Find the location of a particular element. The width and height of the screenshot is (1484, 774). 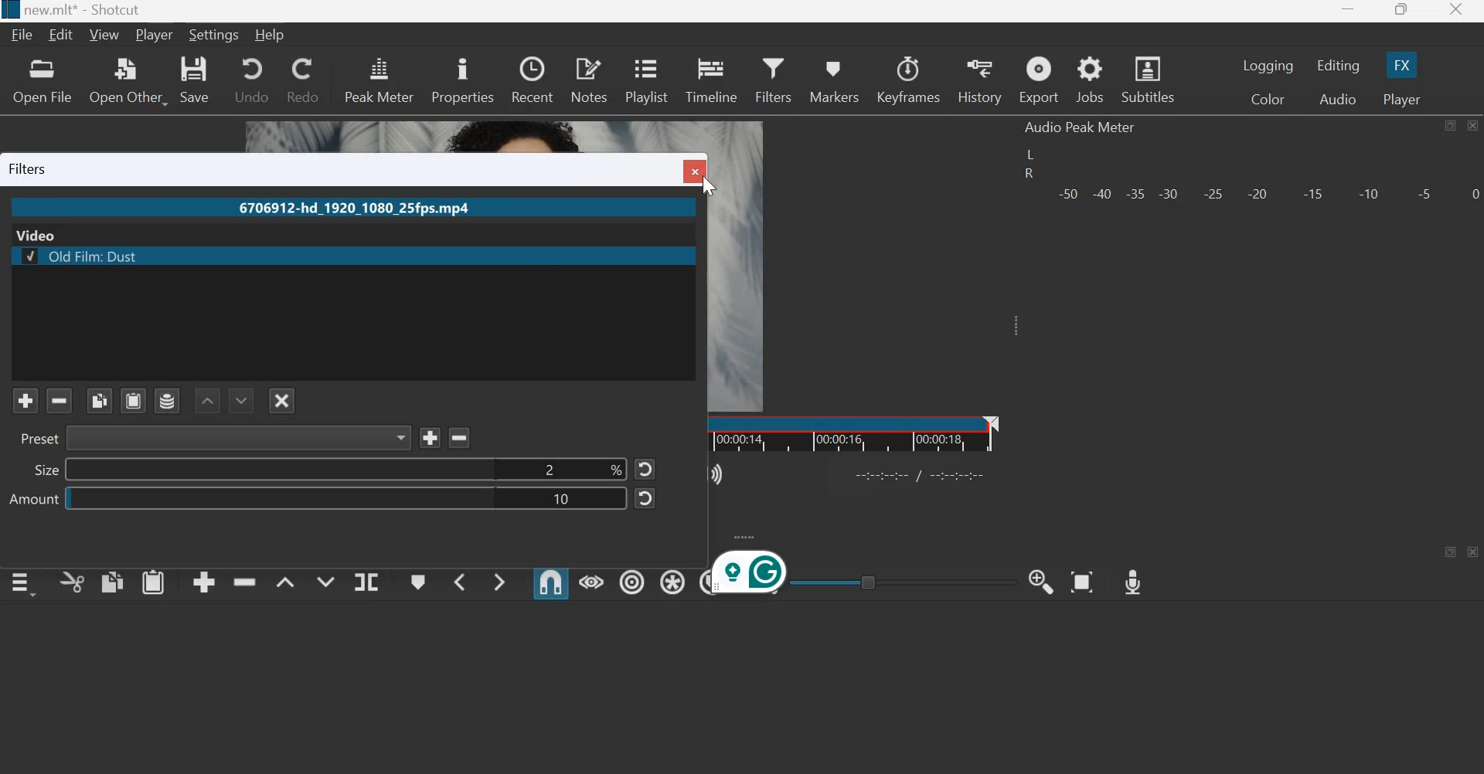

Logging is located at coordinates (1269, 66).